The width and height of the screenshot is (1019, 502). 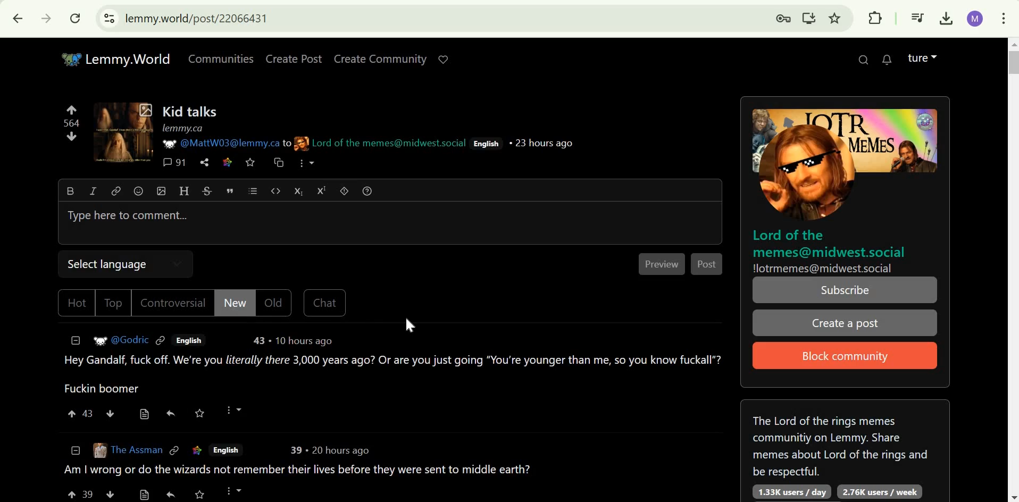 What do you see at coordinates (45, 18) in the screenshot?
I see `Click to go forward, hold to see history` at bounding box center [45, 18].